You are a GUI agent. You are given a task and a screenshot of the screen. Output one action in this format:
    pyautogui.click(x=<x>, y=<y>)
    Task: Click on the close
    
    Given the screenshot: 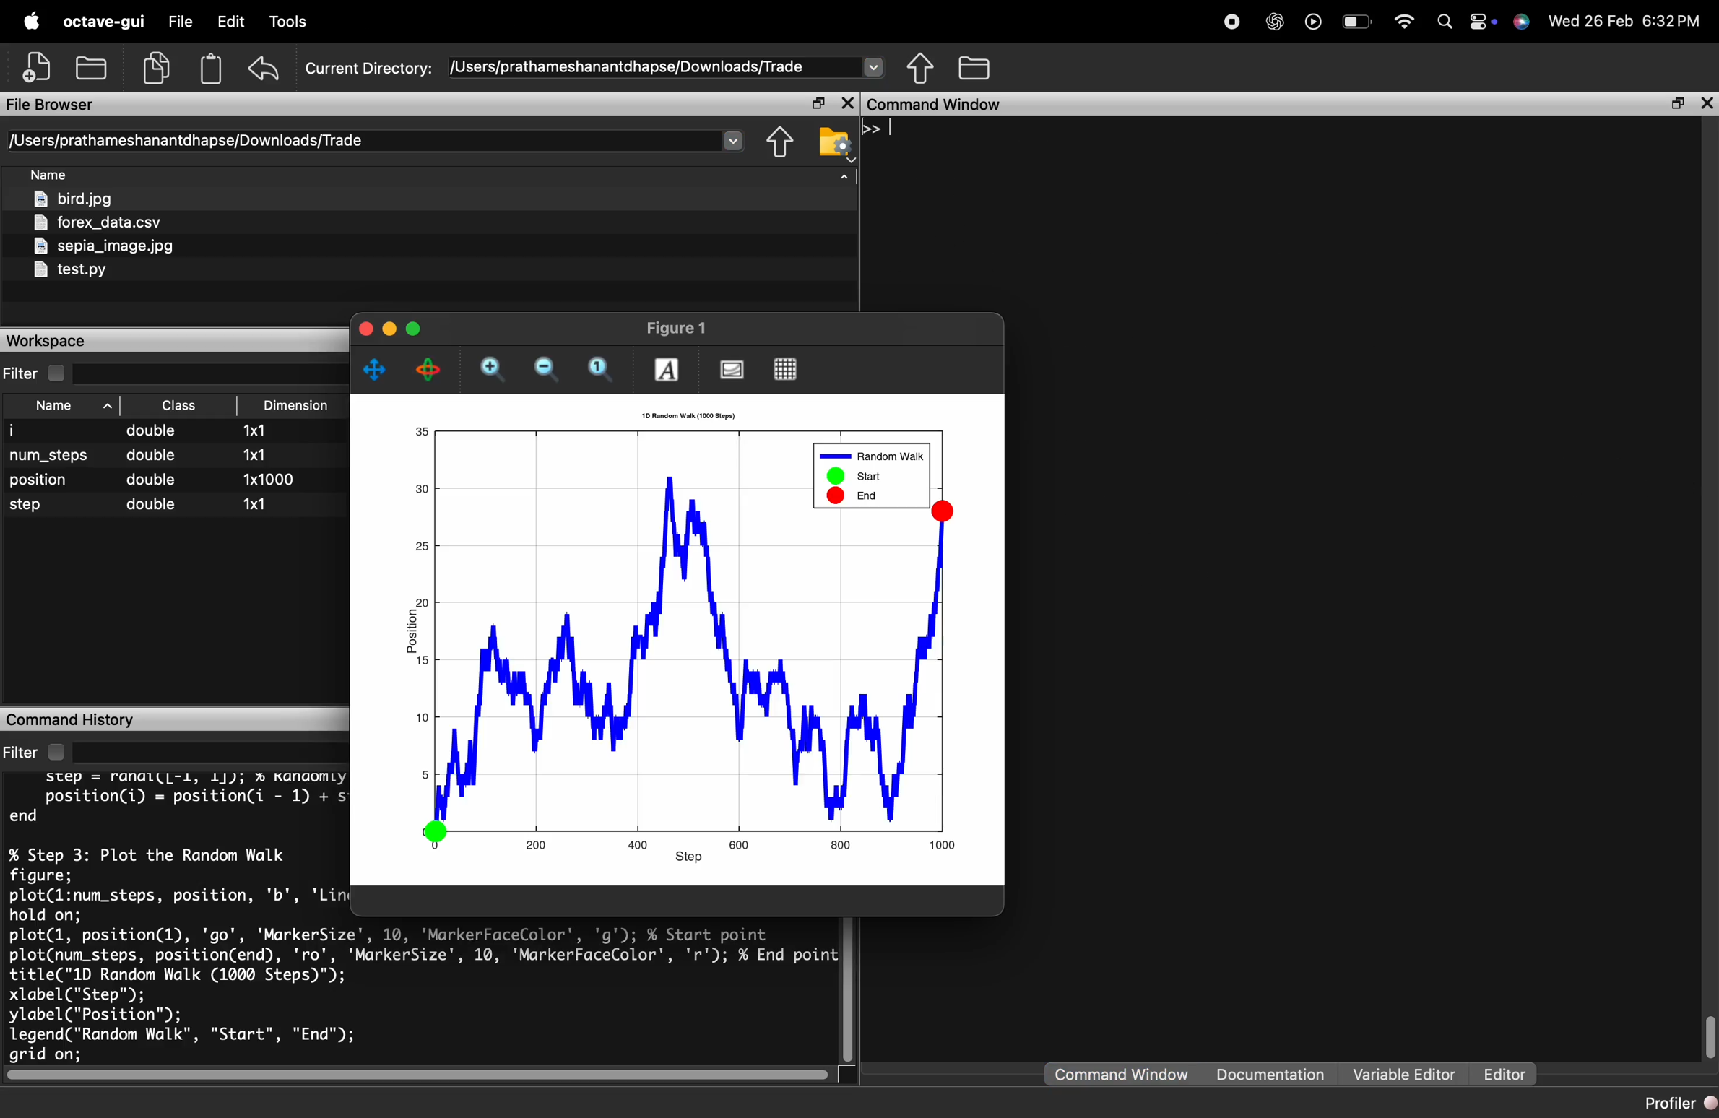 What is the action you would take?
    pyautogui.click(x=366, y=327)
    